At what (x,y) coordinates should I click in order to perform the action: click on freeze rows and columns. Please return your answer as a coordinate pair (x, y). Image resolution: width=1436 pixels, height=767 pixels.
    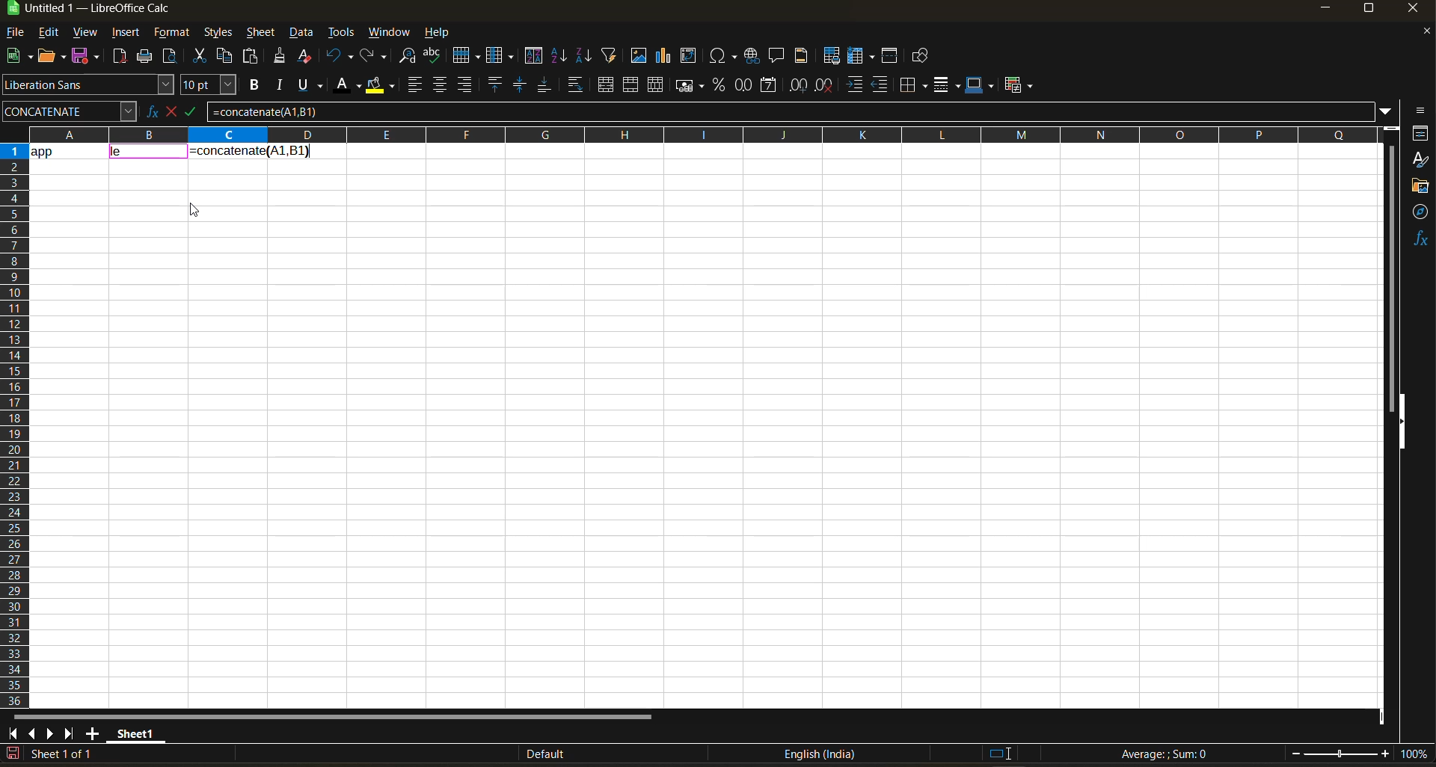
    Looking at the image, I should click on (864, 57).